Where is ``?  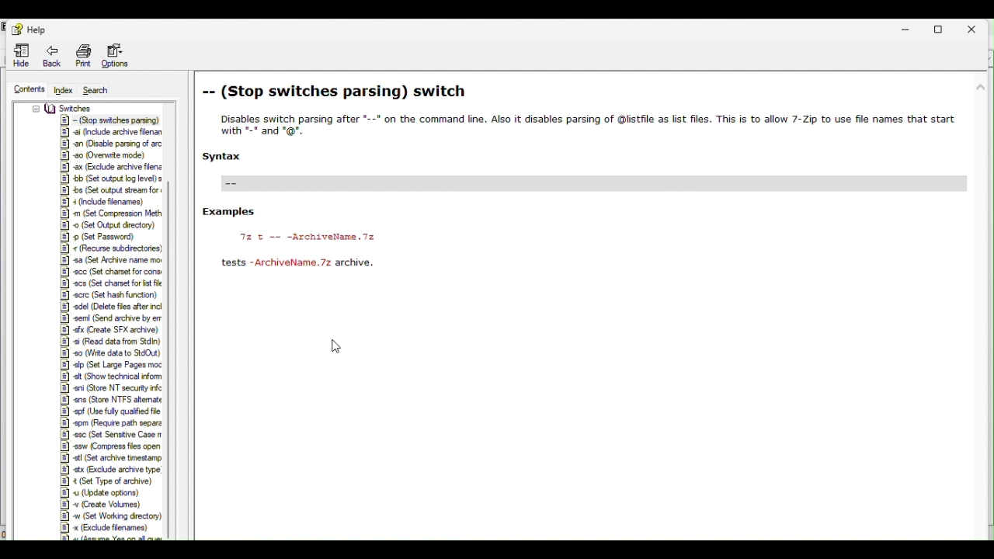  is located at coordinates (113, 318).